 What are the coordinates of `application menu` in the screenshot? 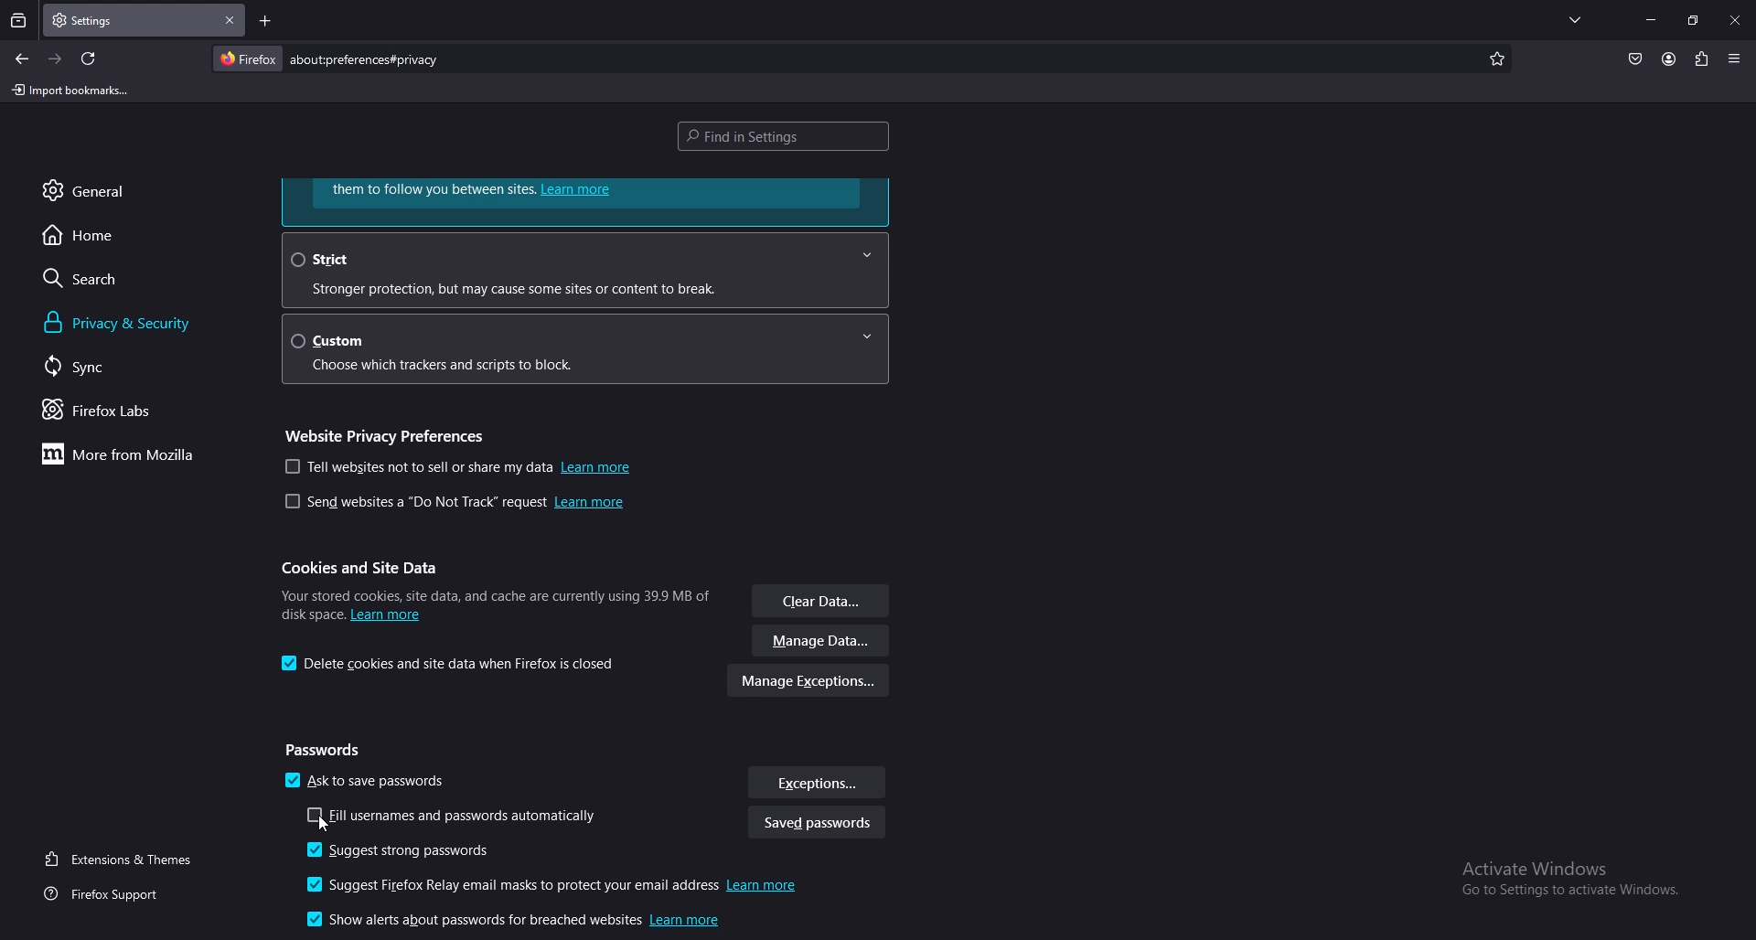 It's located at (1735, 57).